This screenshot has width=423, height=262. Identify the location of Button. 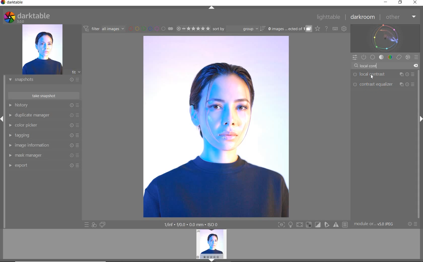
(291, 225).